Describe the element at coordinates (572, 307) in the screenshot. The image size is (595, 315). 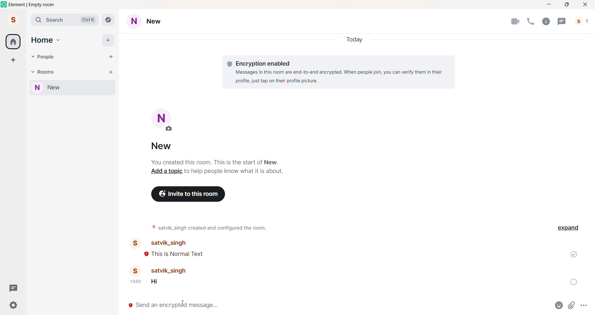
I see `Attachments` at that location.